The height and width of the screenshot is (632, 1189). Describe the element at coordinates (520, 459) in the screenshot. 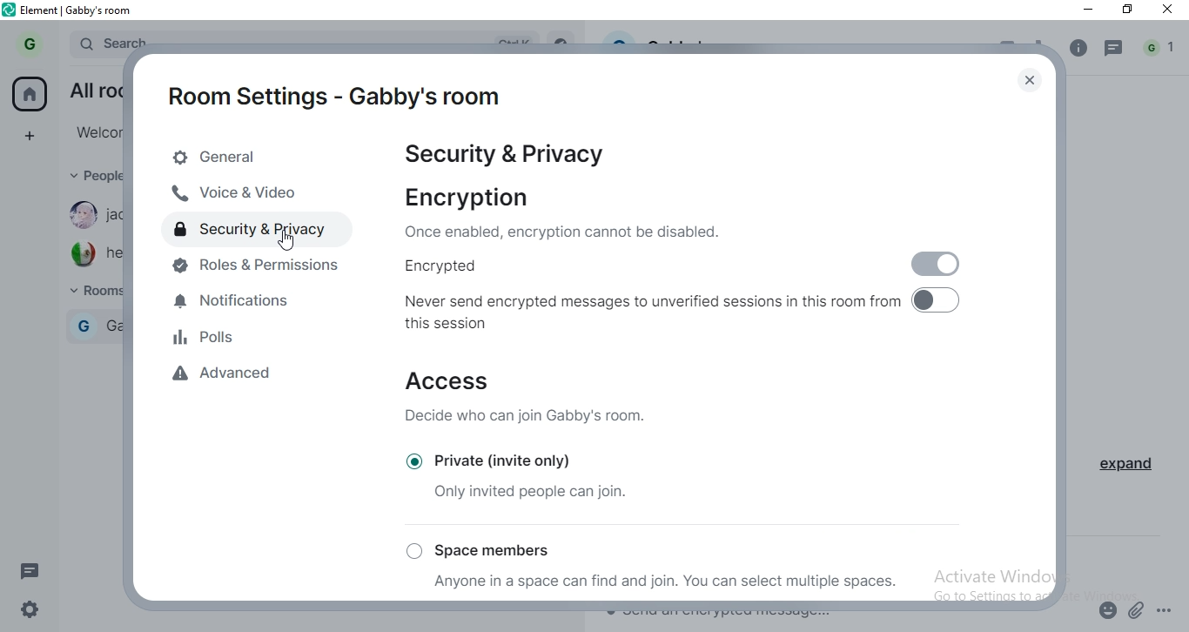

I see ` private (invite only)` at that location.